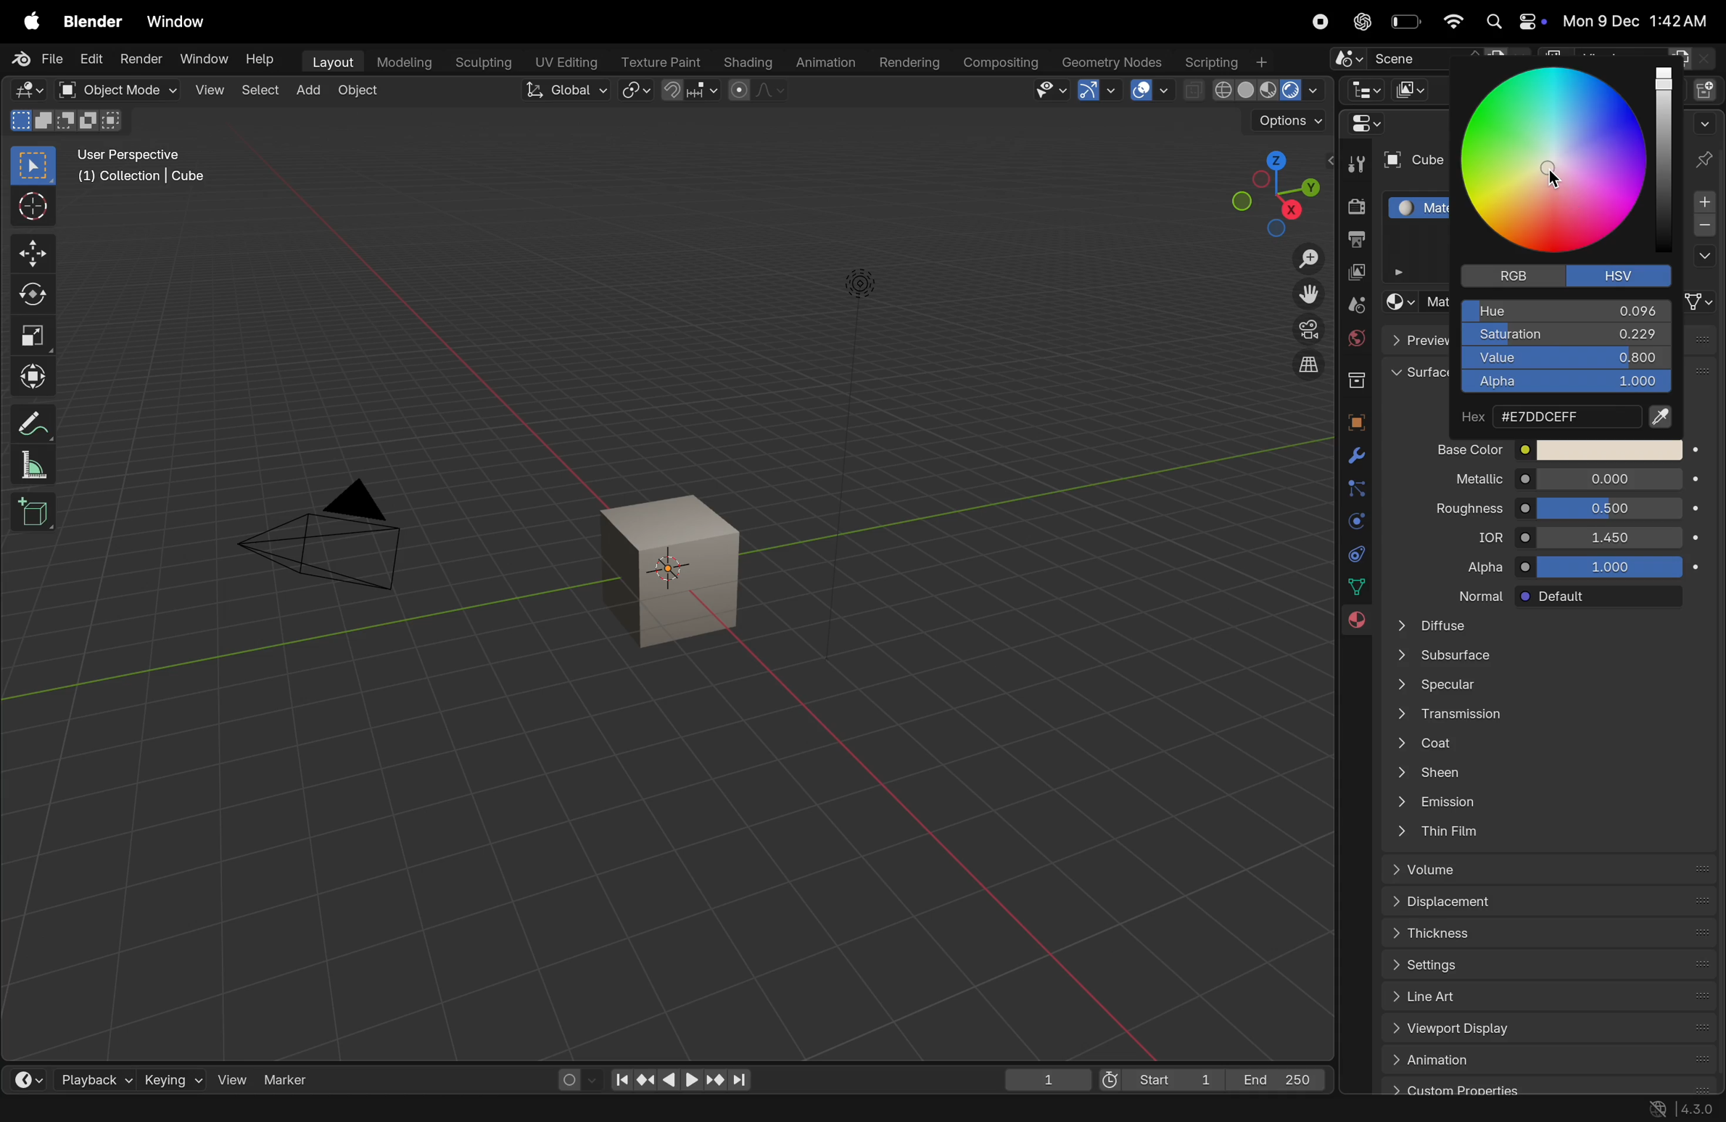 The image size is (1726, 1122). What do you see at coordinates (329, 539) in the screenshot?
I see `perspective camera` at bounding box center [329, 539].